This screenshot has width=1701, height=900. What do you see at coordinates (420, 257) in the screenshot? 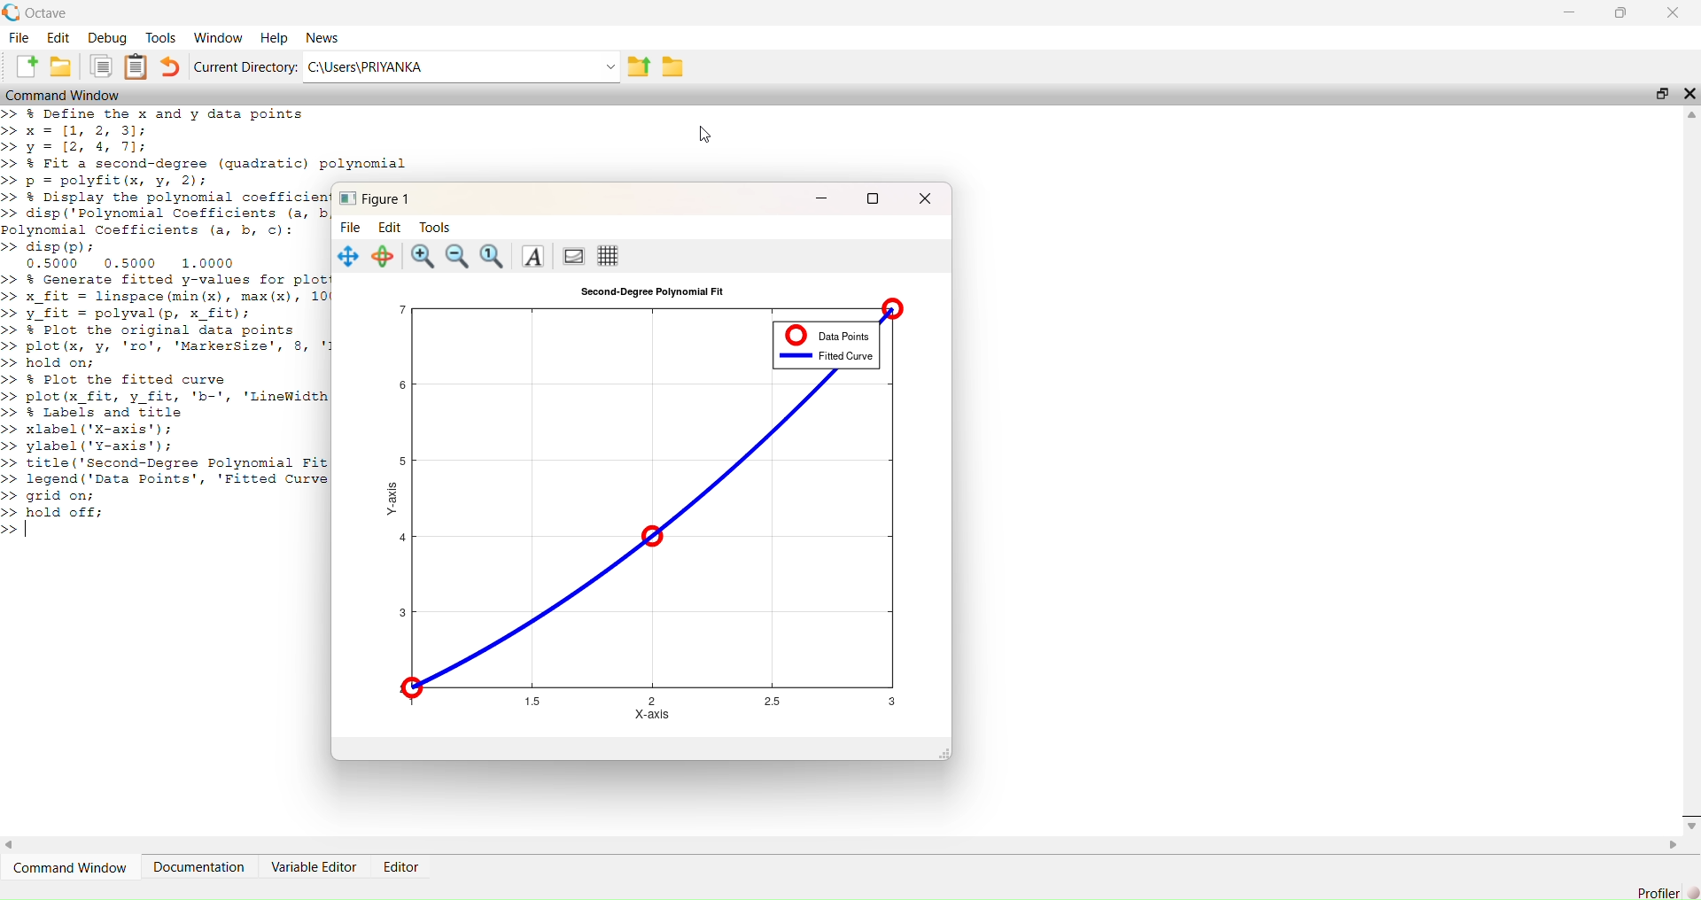
I see `Zoom in` at bounding box center [420, 257].